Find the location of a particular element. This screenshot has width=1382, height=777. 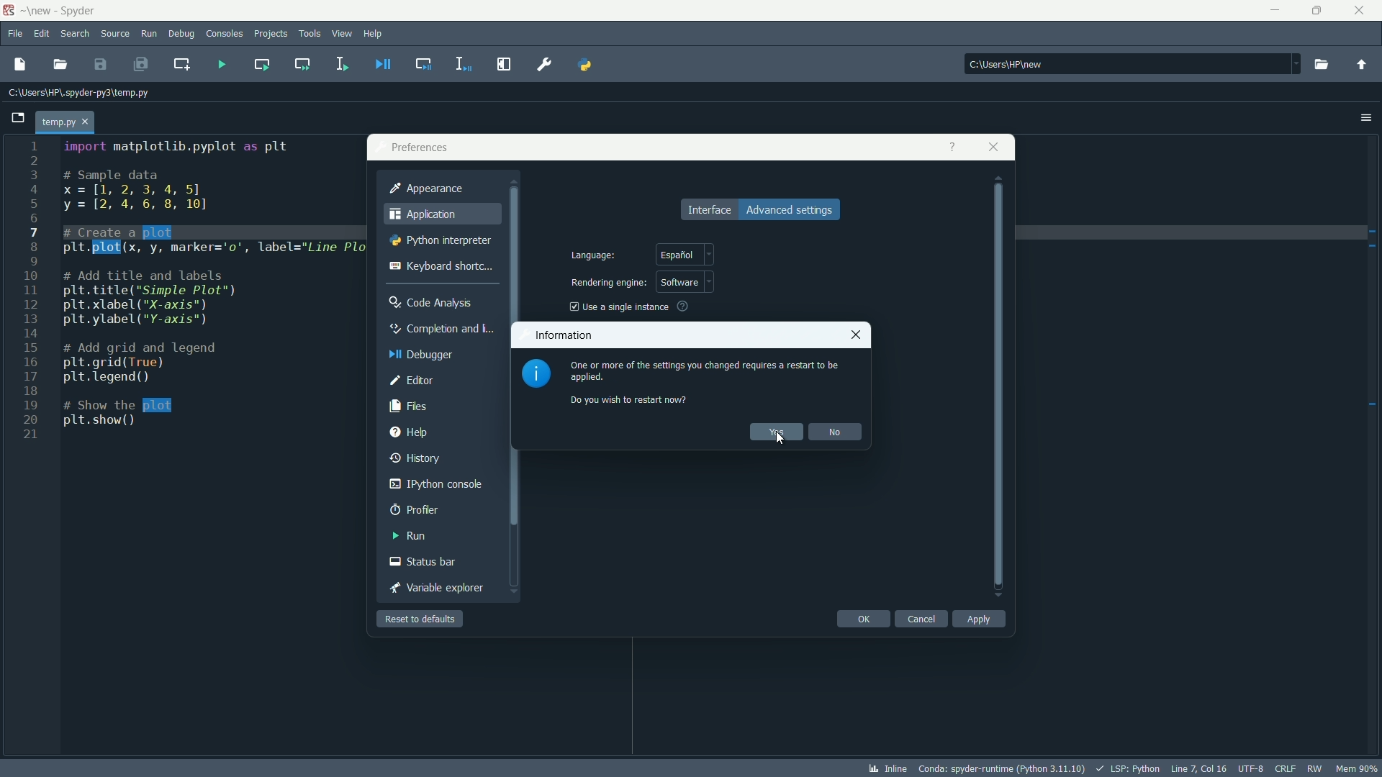

minimize is located at coordinates (1275, 11).